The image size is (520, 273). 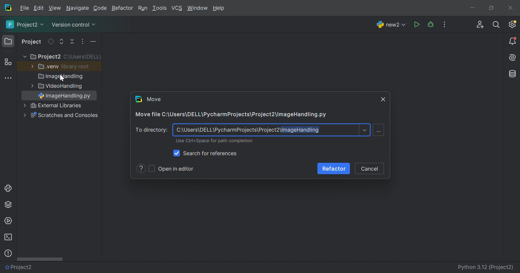 I want to click on Checkbox, so click(x=151, y=168).